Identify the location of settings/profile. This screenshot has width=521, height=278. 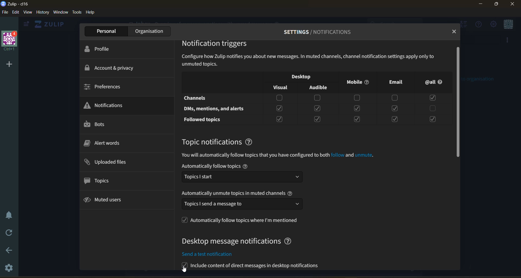
(313, 32).